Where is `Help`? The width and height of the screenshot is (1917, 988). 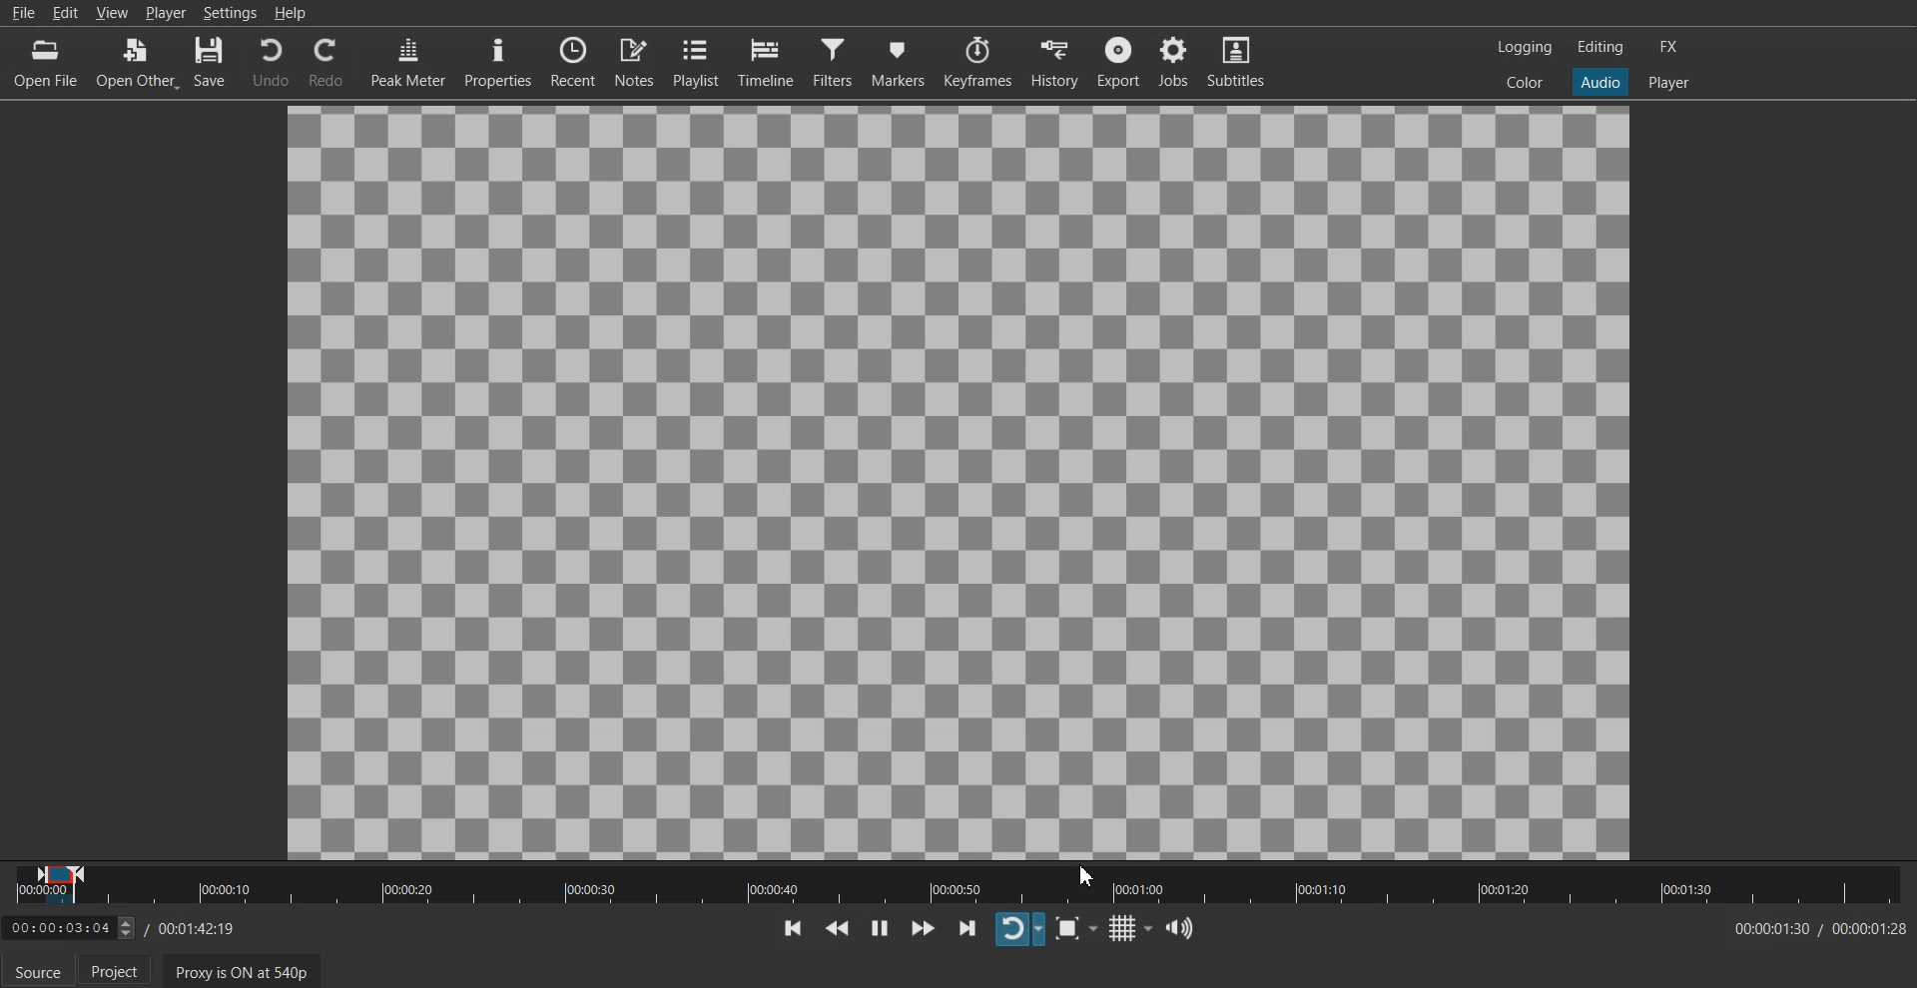 Help is located at coordinates (290, 12).